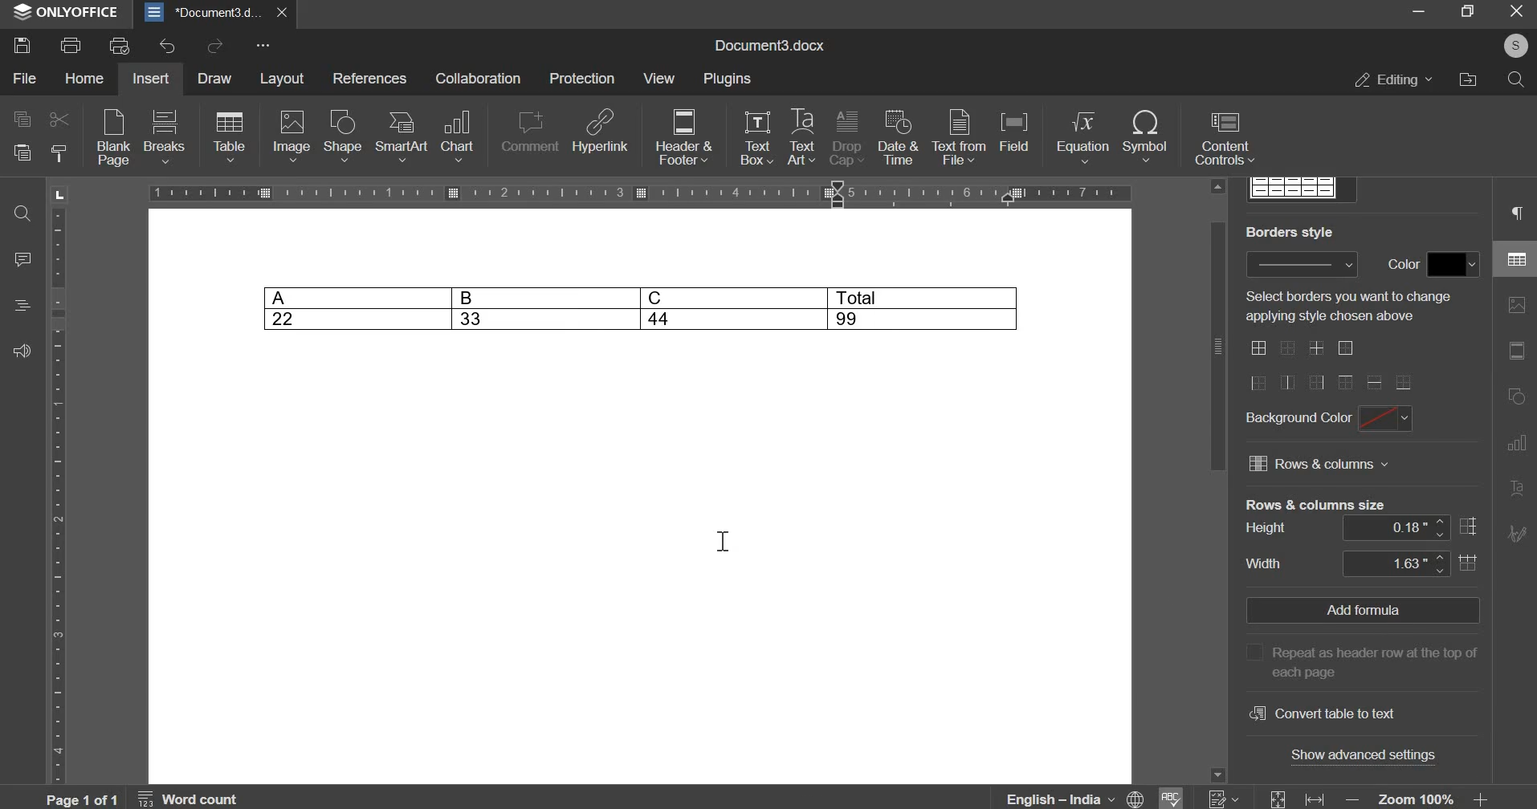  What do you see at coordinates (1321, 712) in the screenshot?
I see `convert table to text` at bounding box center [1321, 712].